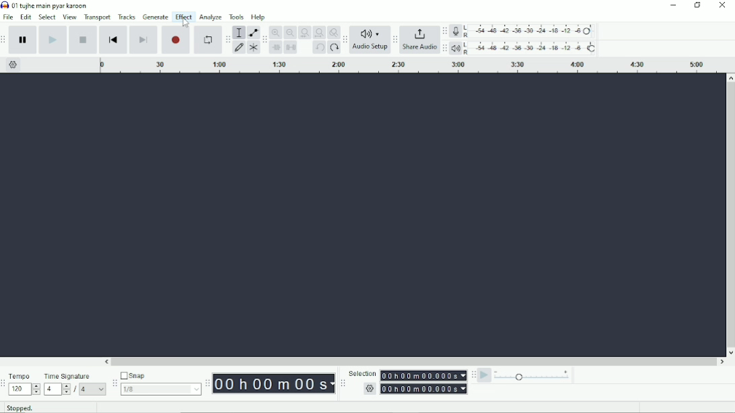 The image size is (735, 413). What do you see at coordinates (9, 17) in the screenshot?
I see `File` at bounding box center [9, 17].